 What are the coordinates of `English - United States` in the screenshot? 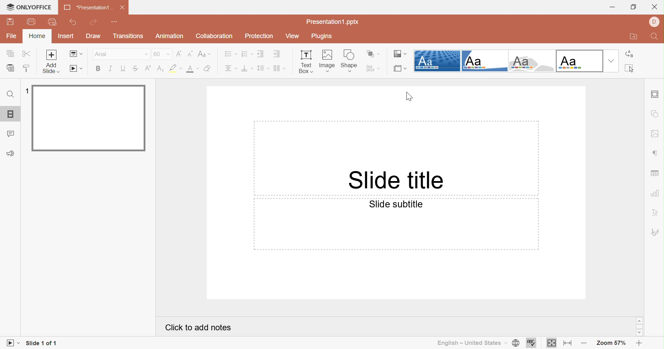 It's located at (471, 344).